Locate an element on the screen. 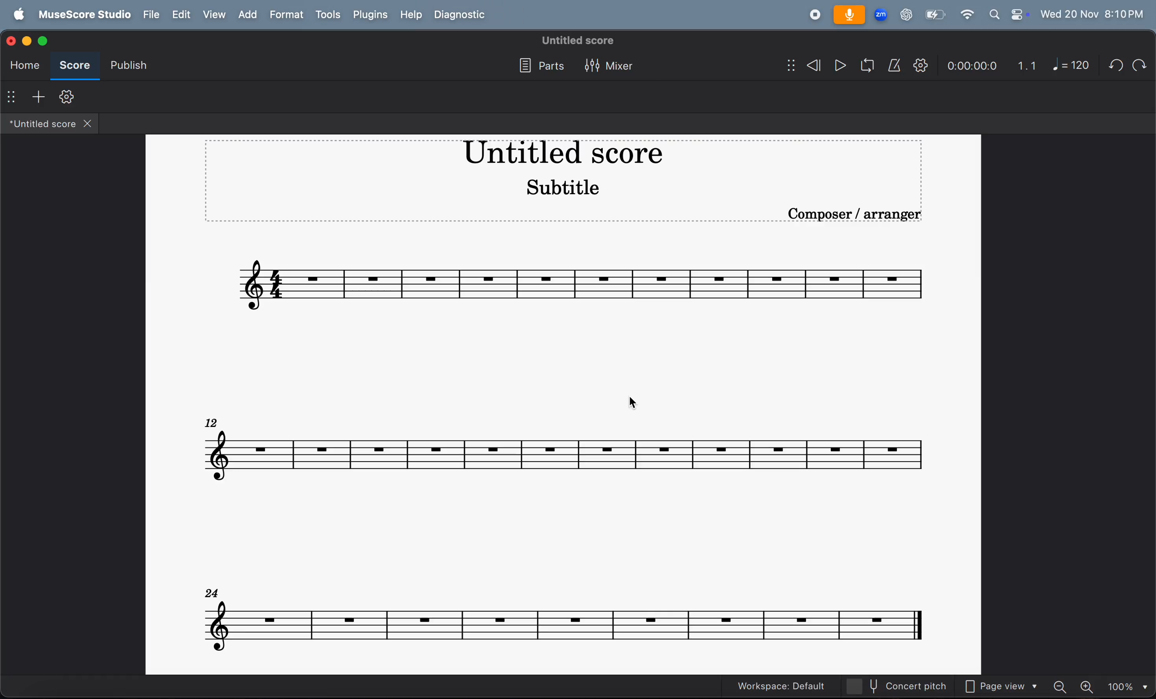 The height and width of the screenshot is (699, 1156). metronome is located at coordinates (895, 66).